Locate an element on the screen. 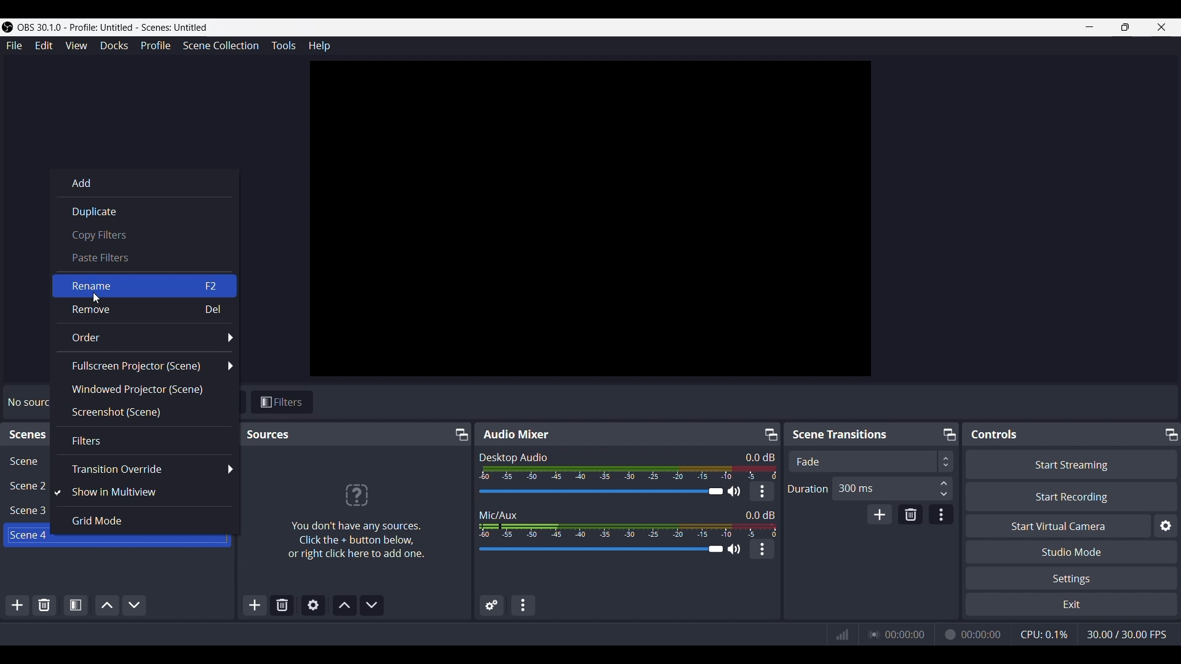 This screenshot has height=664, width=1181. minimize is located at coordinates (1089, 26).